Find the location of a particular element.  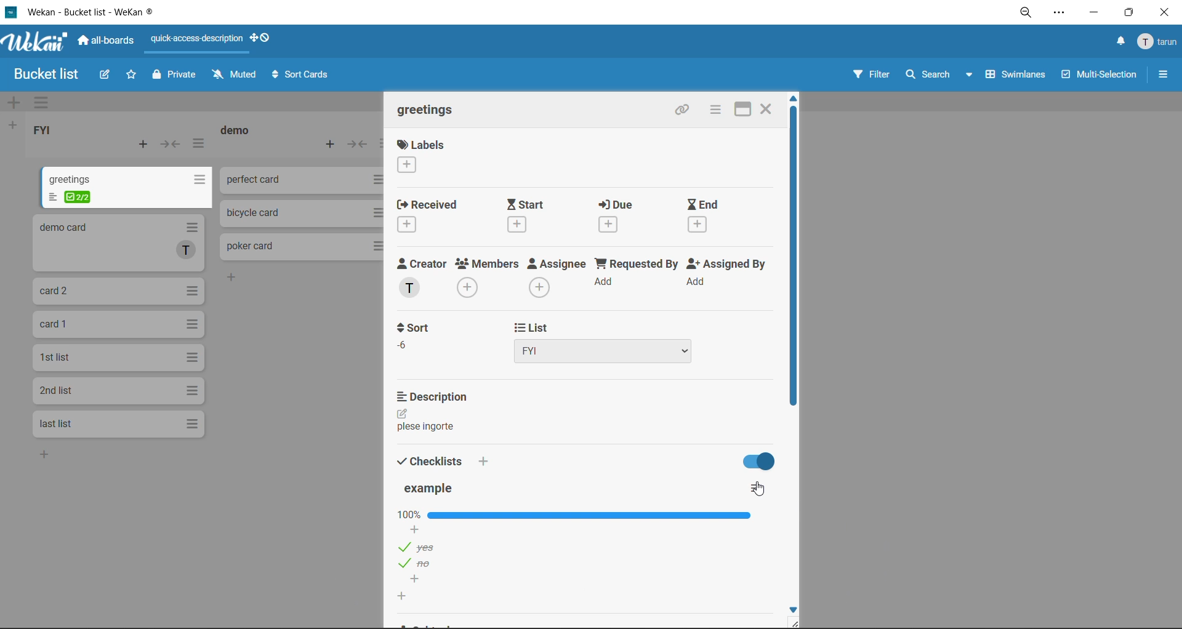

add swimlane is located at coordinates (14, 101).